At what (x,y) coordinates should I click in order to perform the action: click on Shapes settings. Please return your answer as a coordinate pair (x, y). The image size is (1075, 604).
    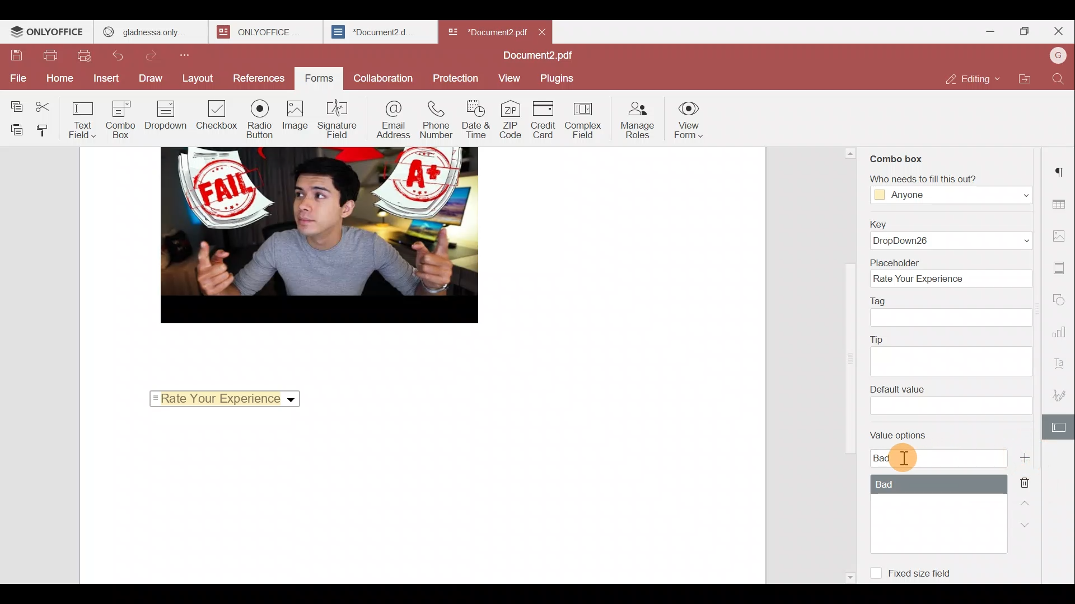
    Looking at the image, I should click on (1062, 298).